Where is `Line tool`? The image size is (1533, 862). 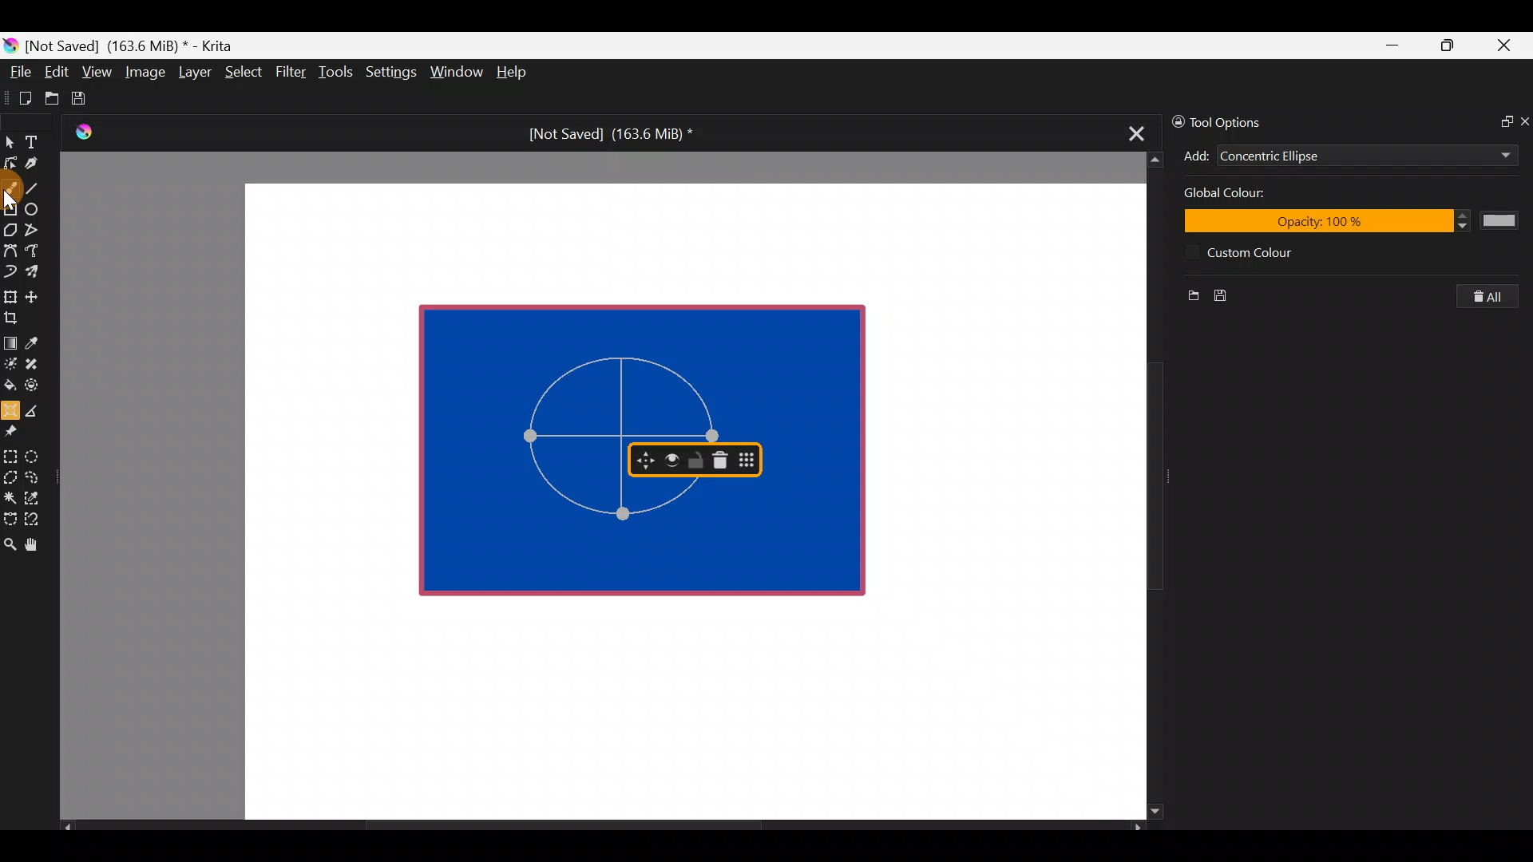 Line tool is located at coordinates (42, 187).